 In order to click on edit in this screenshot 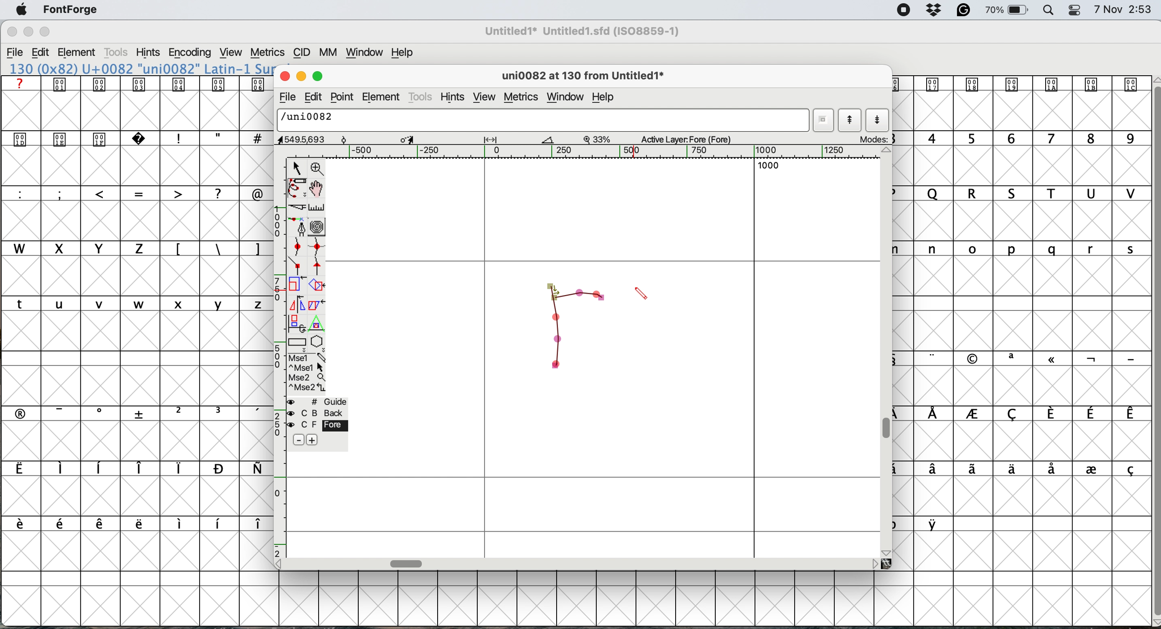, I will do `click(315, 97)`.